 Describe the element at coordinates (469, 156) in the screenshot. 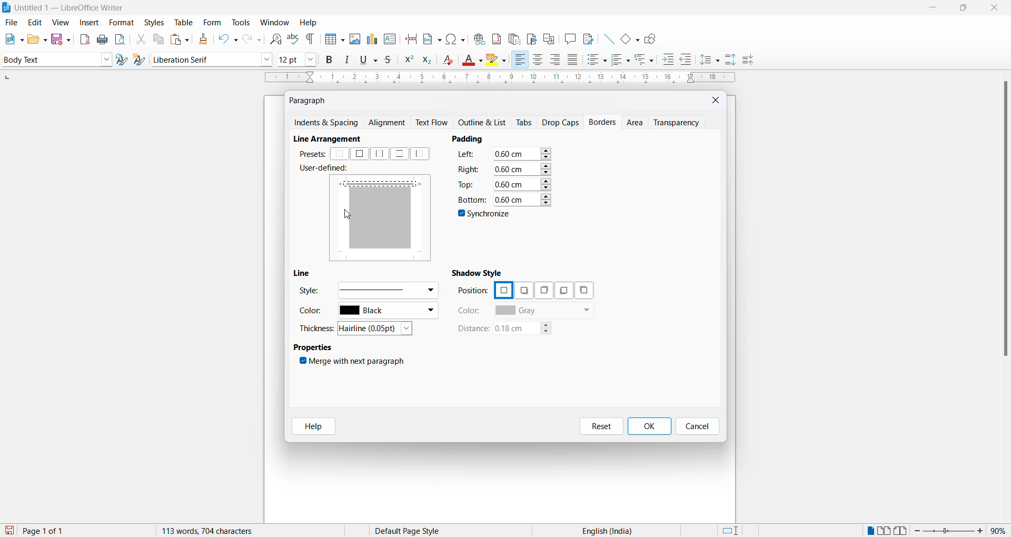

I see `sides` at that location.